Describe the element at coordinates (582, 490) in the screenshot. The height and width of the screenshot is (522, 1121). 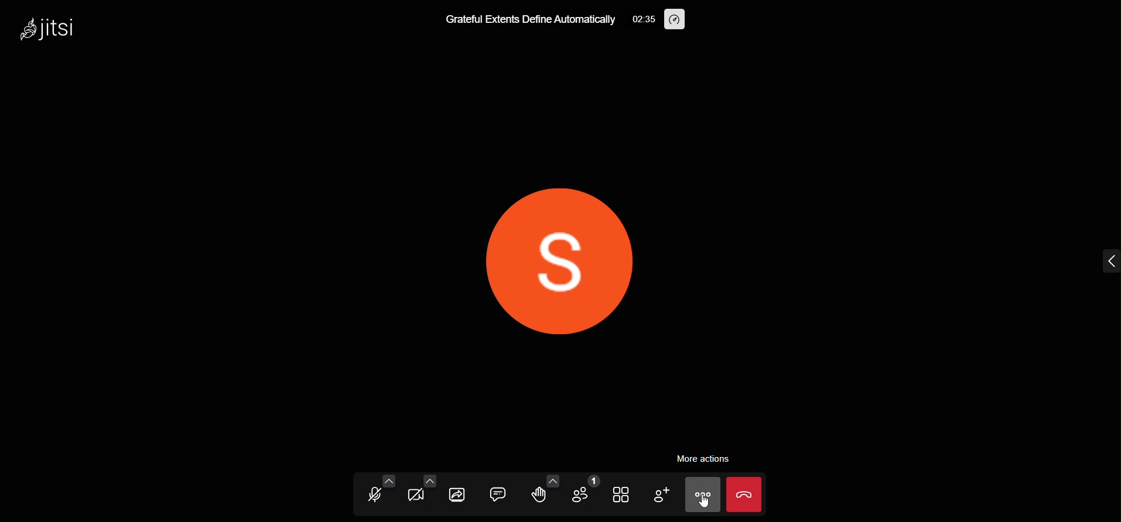
I see `participants` at that location.